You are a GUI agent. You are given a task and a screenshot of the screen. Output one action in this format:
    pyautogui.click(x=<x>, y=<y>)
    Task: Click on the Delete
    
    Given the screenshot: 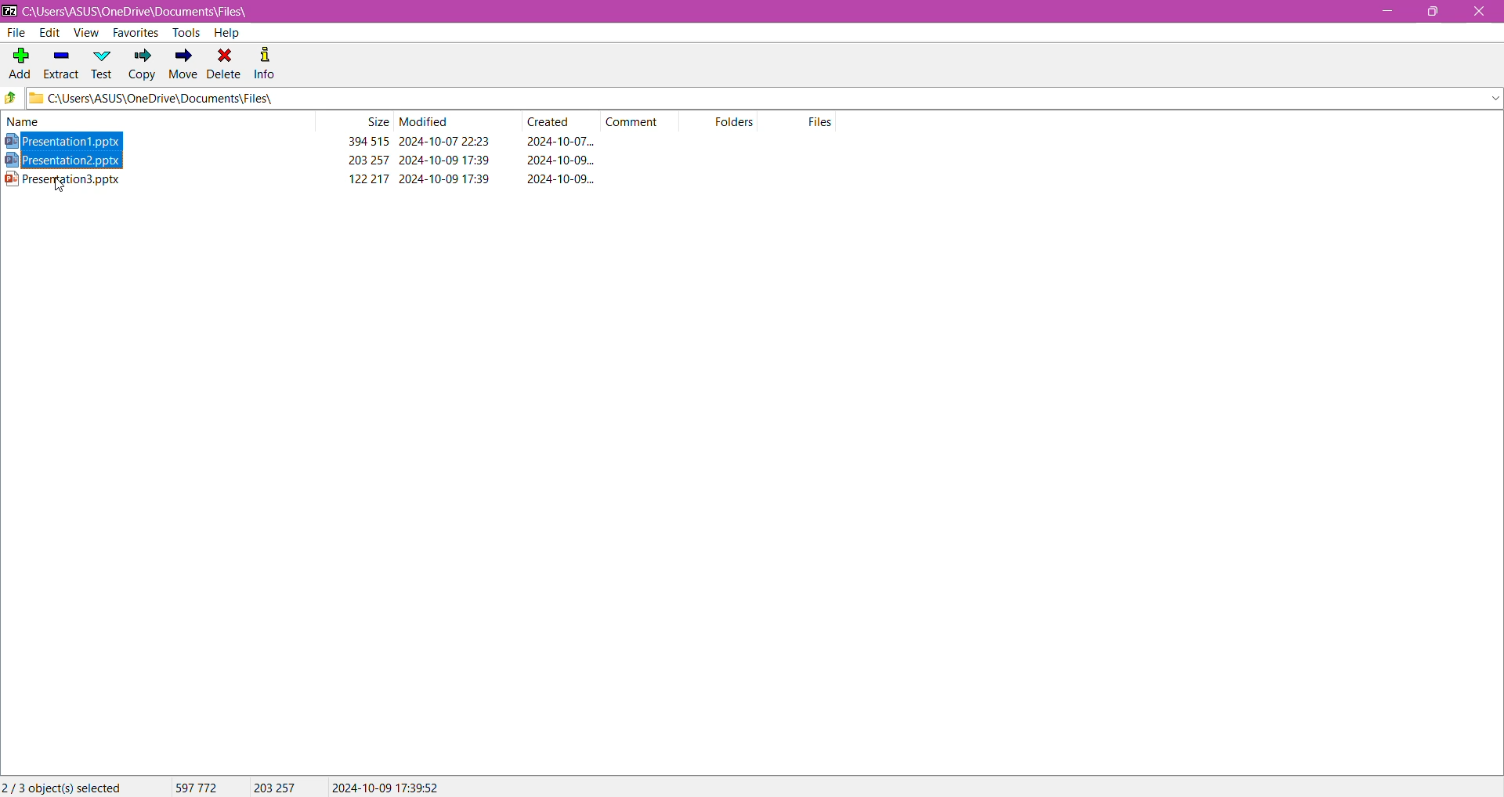 What is the action you would take?
    pyautogui.click(x=225, y=63)
    